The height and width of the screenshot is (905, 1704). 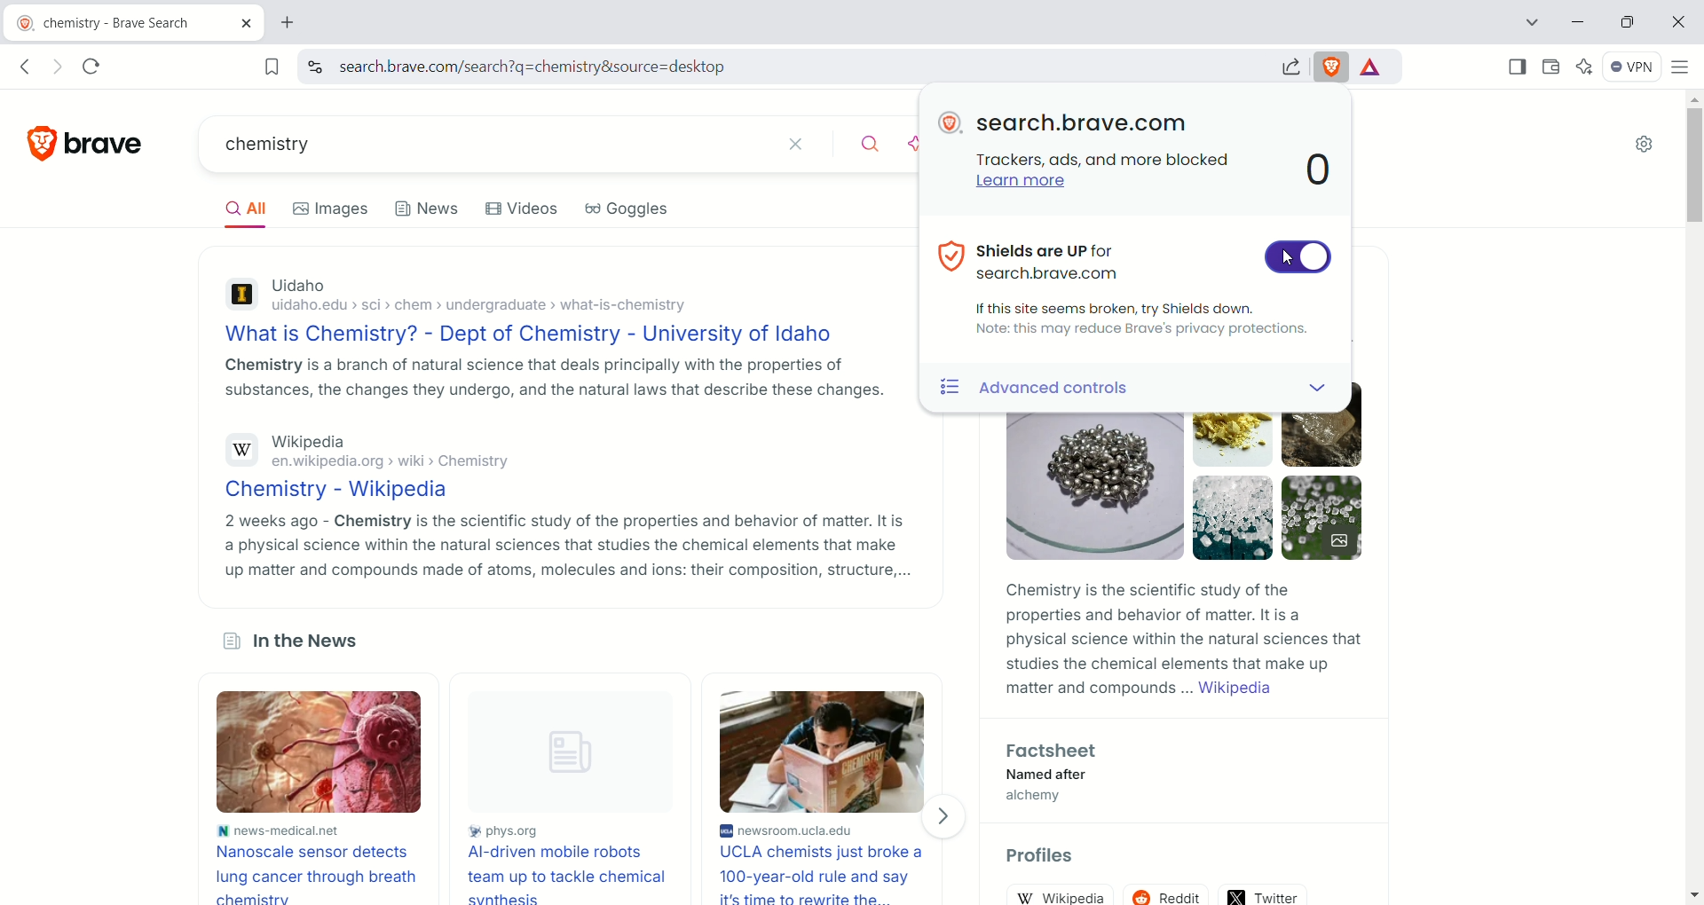 What do you see at coordinates (1024, 186) in the screenshot?
I see `learn more` at bounding box center [1024, 186].